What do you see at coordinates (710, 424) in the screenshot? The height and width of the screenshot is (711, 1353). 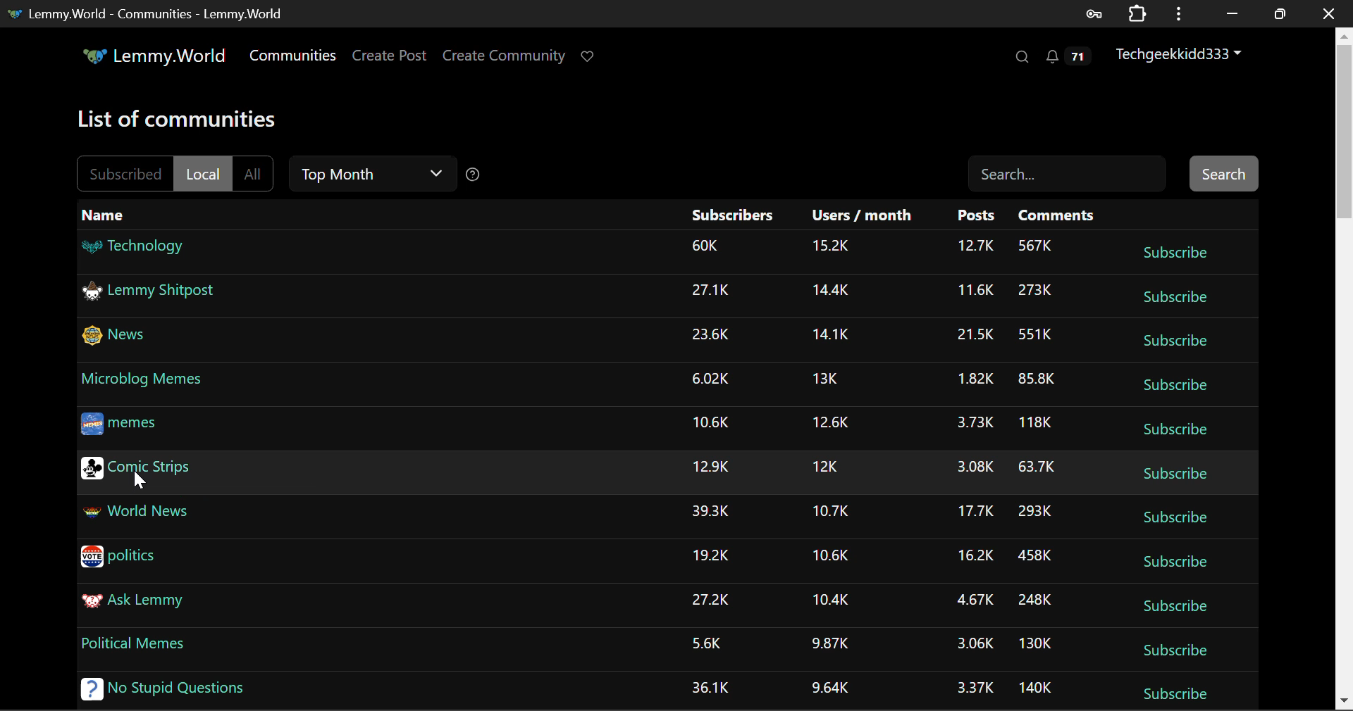 I see `10.6K` at bounding box center [710, 424].